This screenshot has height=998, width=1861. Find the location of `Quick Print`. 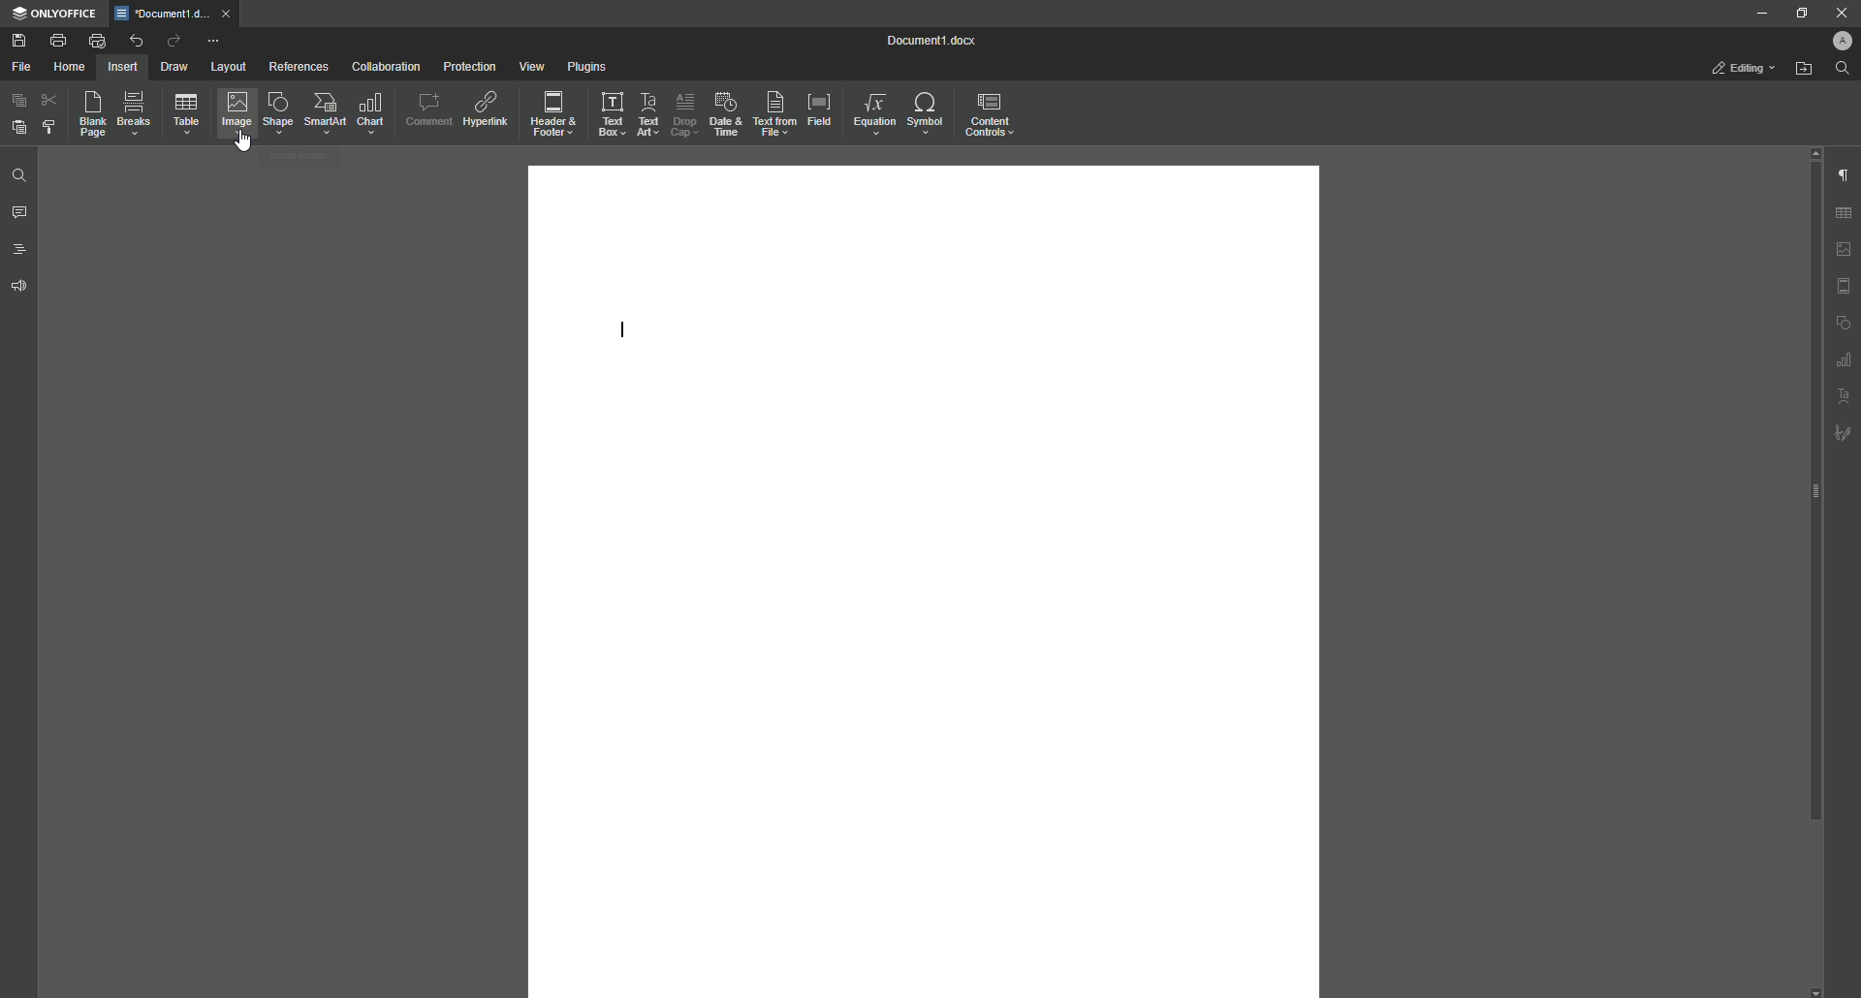

Quick Print is located at coordinates (96, 39).